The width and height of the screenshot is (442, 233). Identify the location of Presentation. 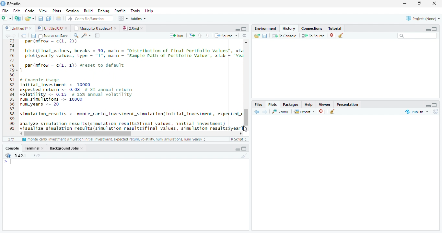
(347, 104).